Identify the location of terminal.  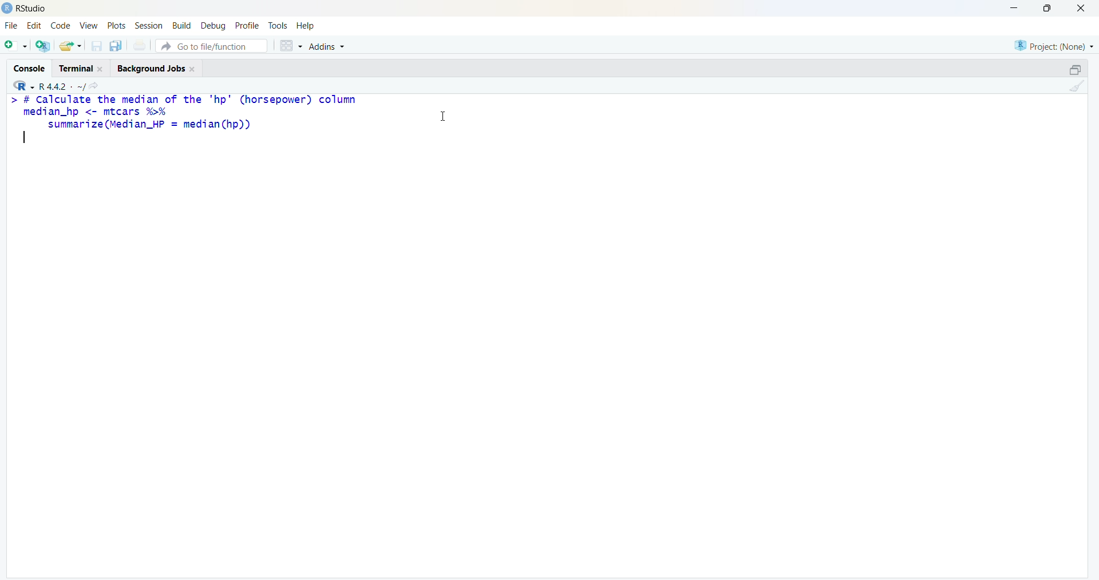
(77, 69).